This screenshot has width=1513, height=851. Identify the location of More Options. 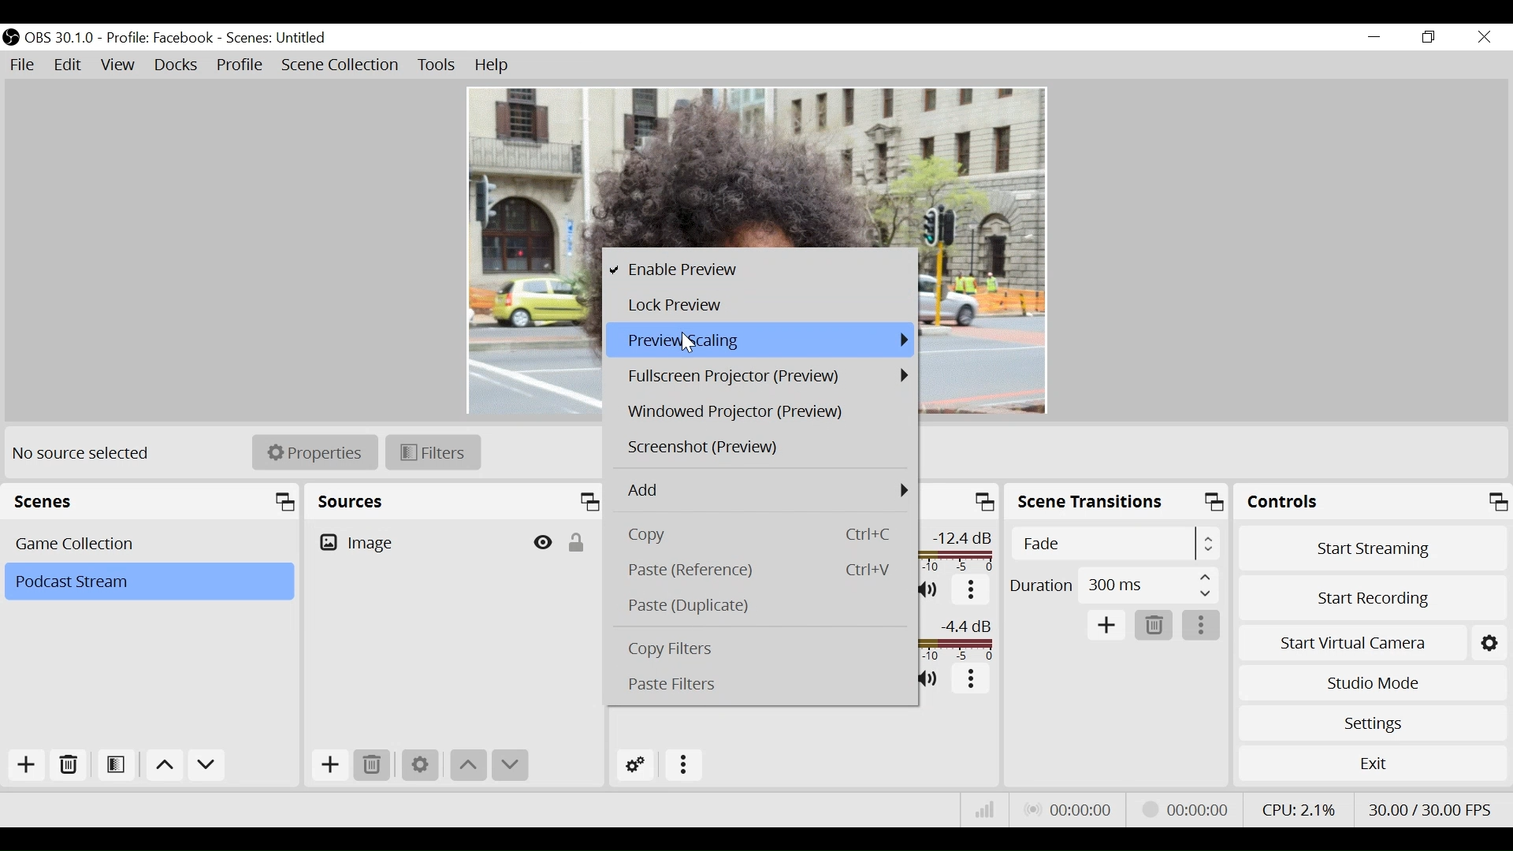
(684, 766).